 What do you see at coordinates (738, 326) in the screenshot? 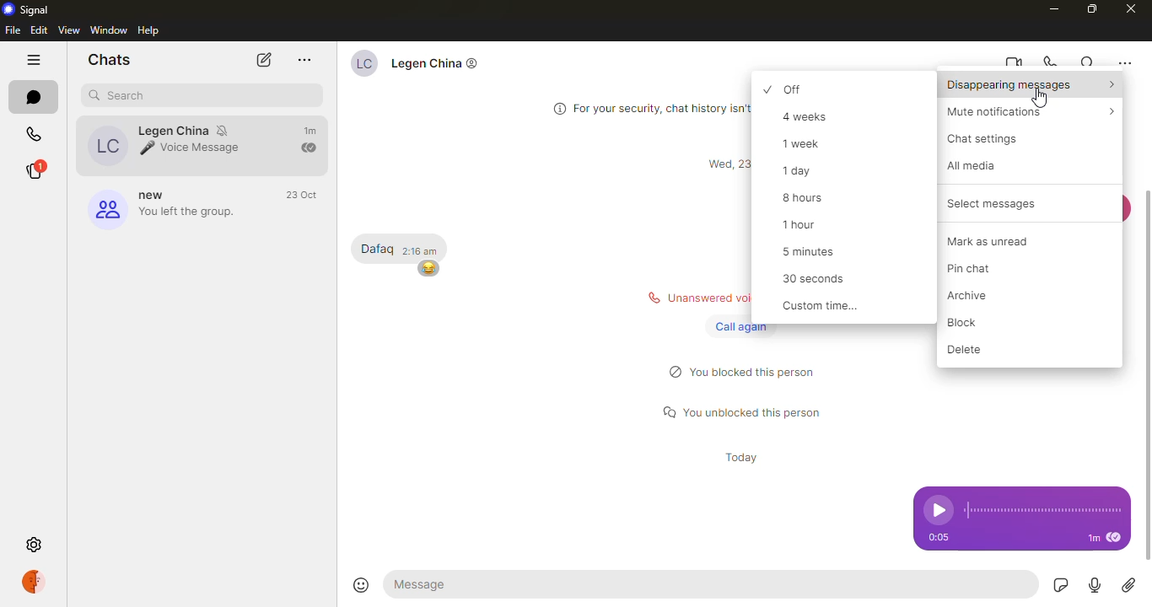
I see `call again` at bounding box center [738, 326].